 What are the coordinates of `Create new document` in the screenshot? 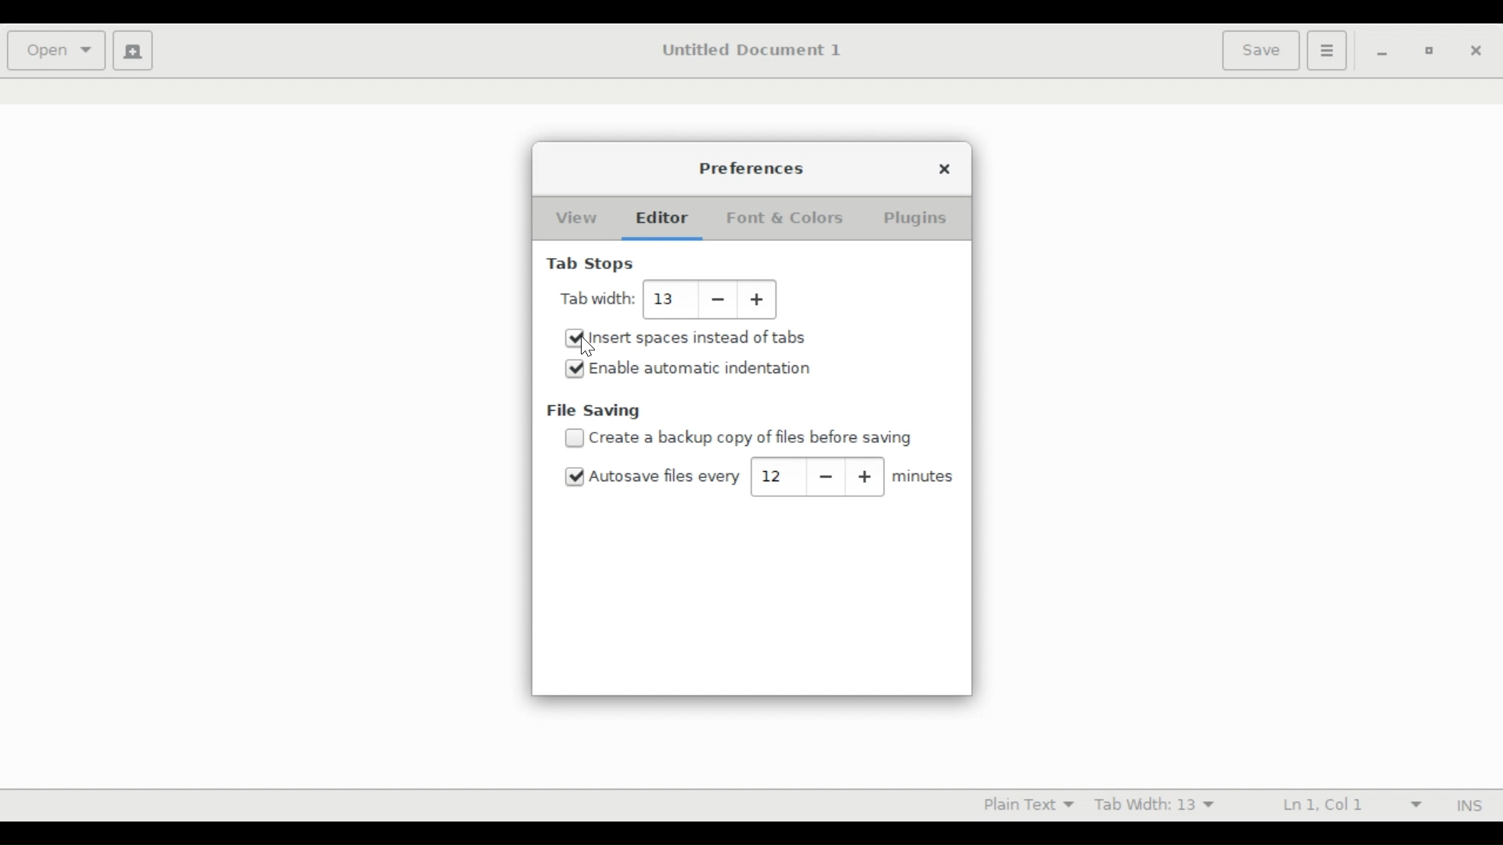 It's located at (133, 51).